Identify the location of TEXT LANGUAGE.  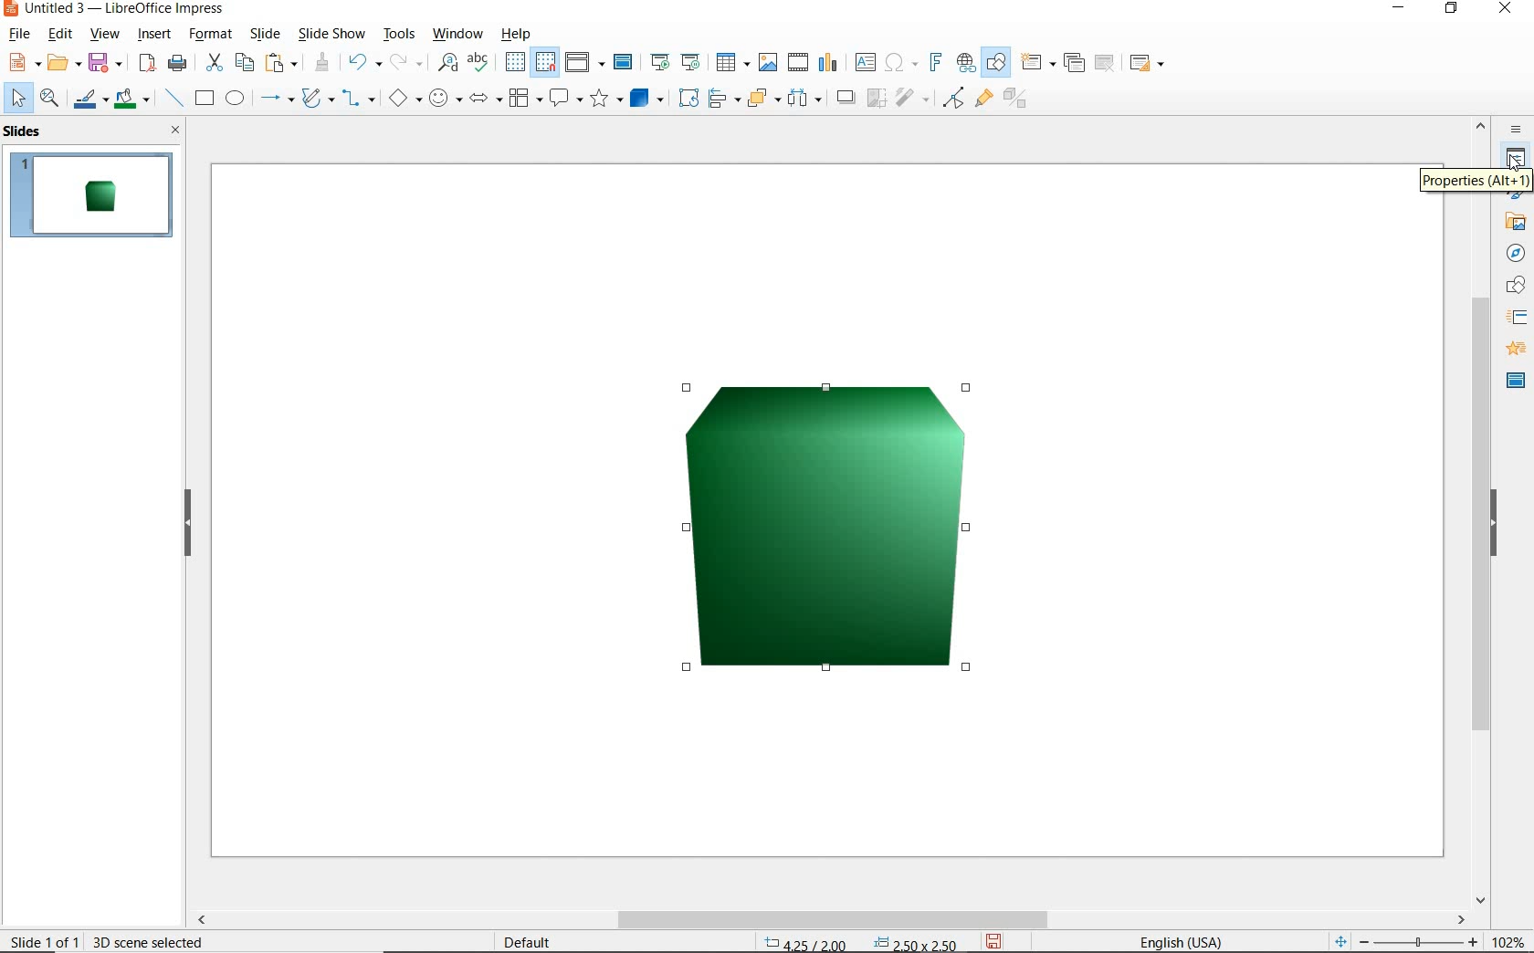
(1183, 939).